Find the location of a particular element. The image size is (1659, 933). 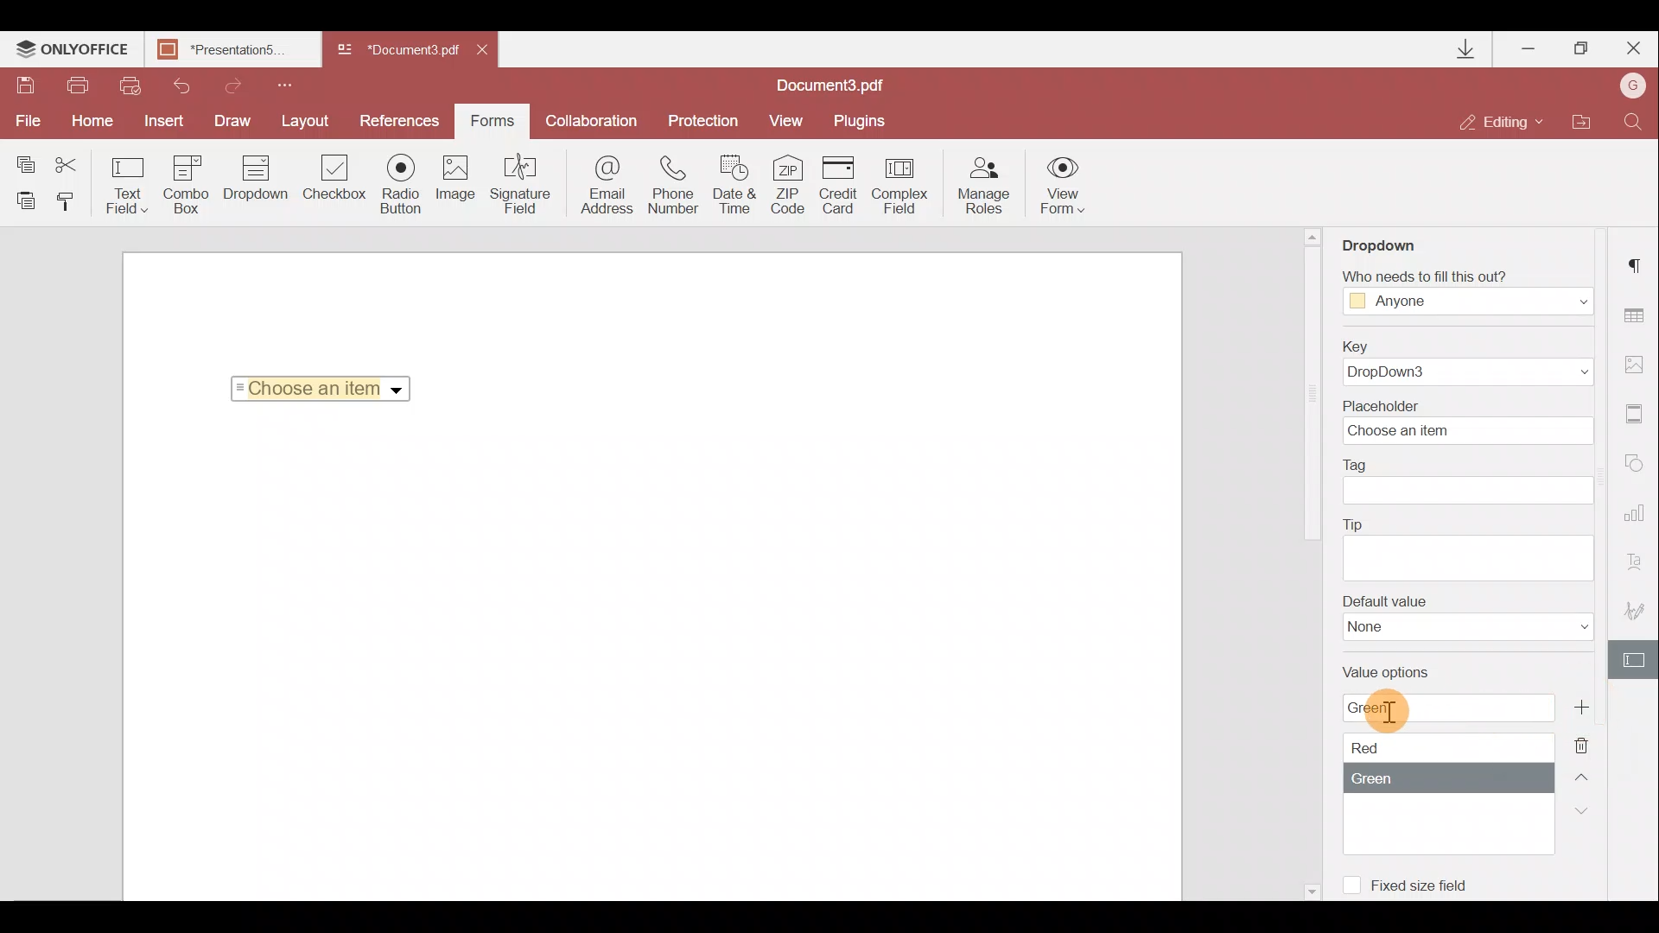

Document name is located at coordinates (839, 85).